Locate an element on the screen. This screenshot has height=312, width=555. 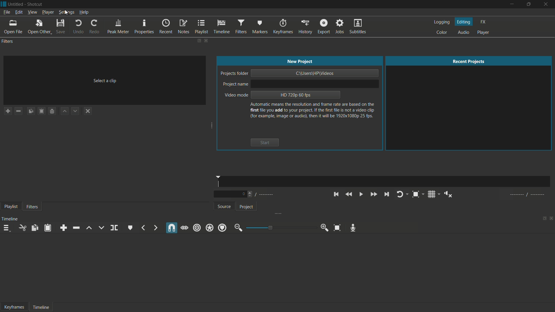
record audio is located at coordinates (353, 227).